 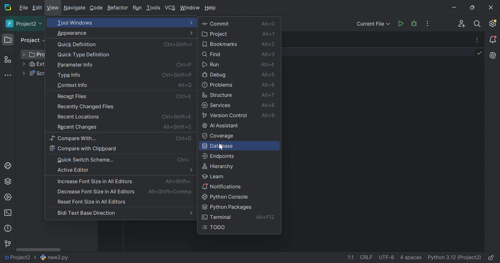 I want to click on File, so click(x=23, y=8).